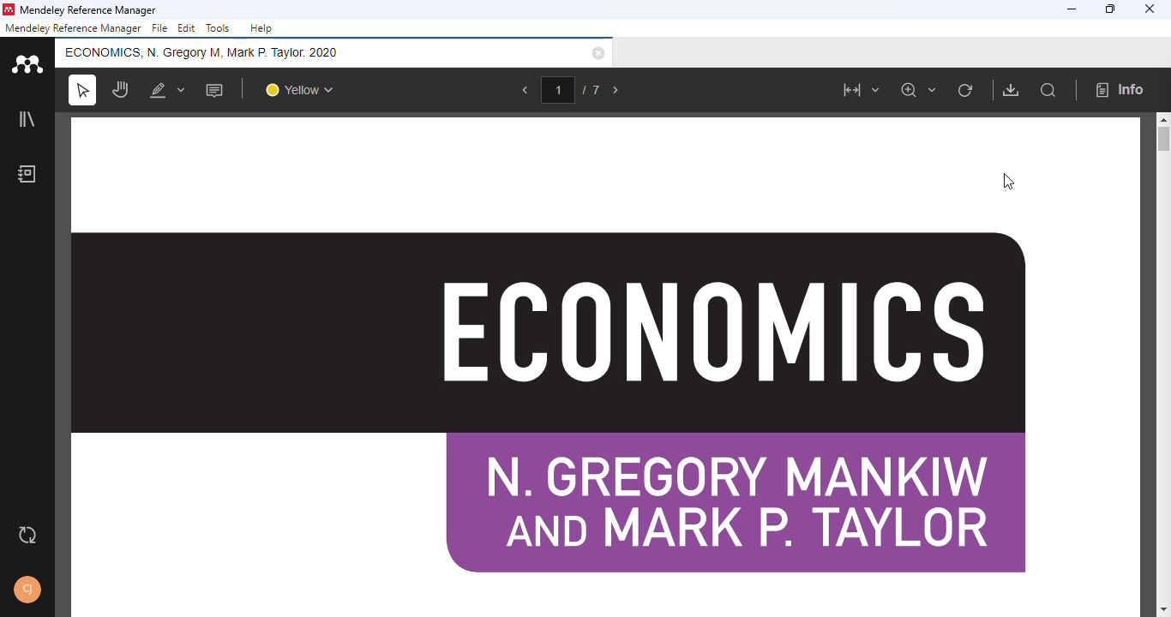  Describe the element at coordinates (261, 28) in the screenshot. I see `help` at that location.